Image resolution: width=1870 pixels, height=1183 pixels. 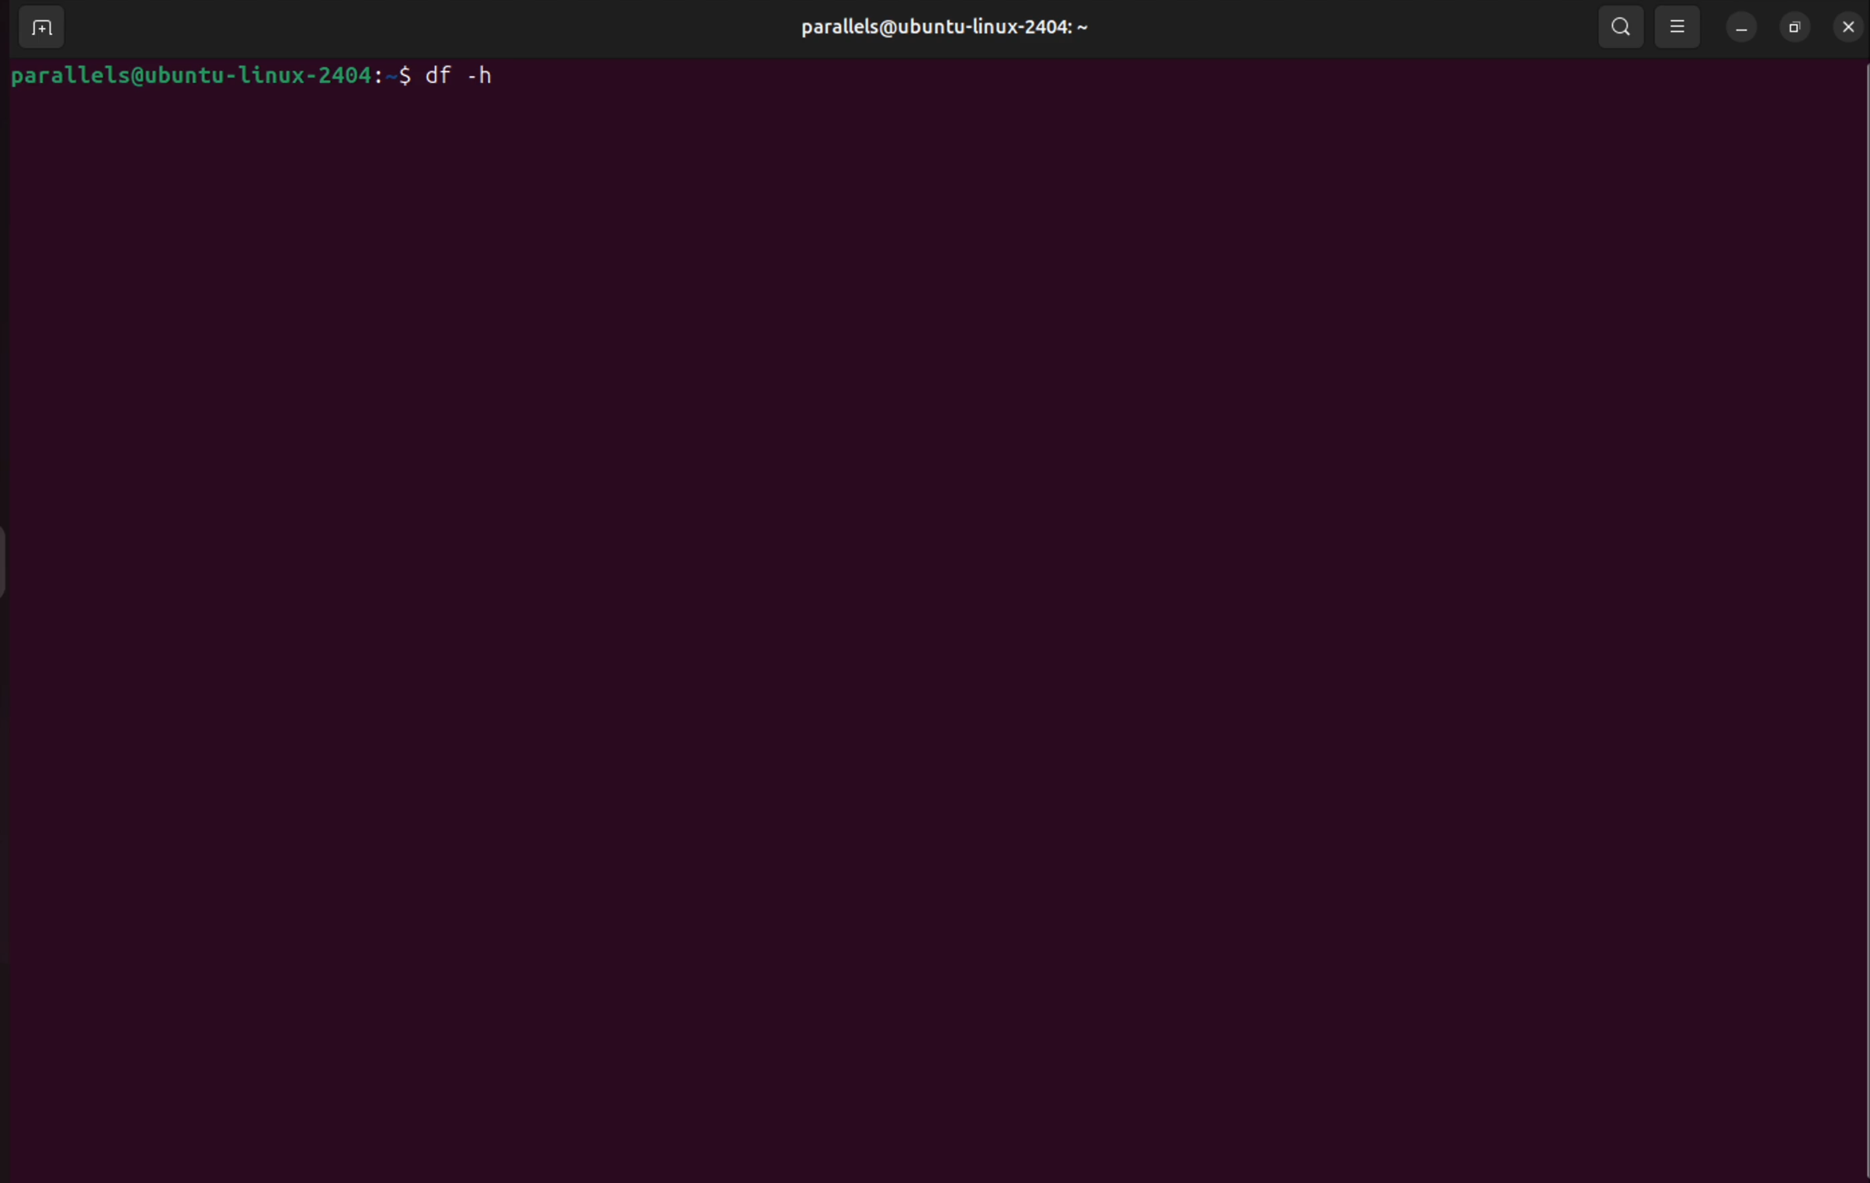 What do you see at coordinates (1798, 29) in the screenshot?
I see `resize` at bounding box center [1798, 29].